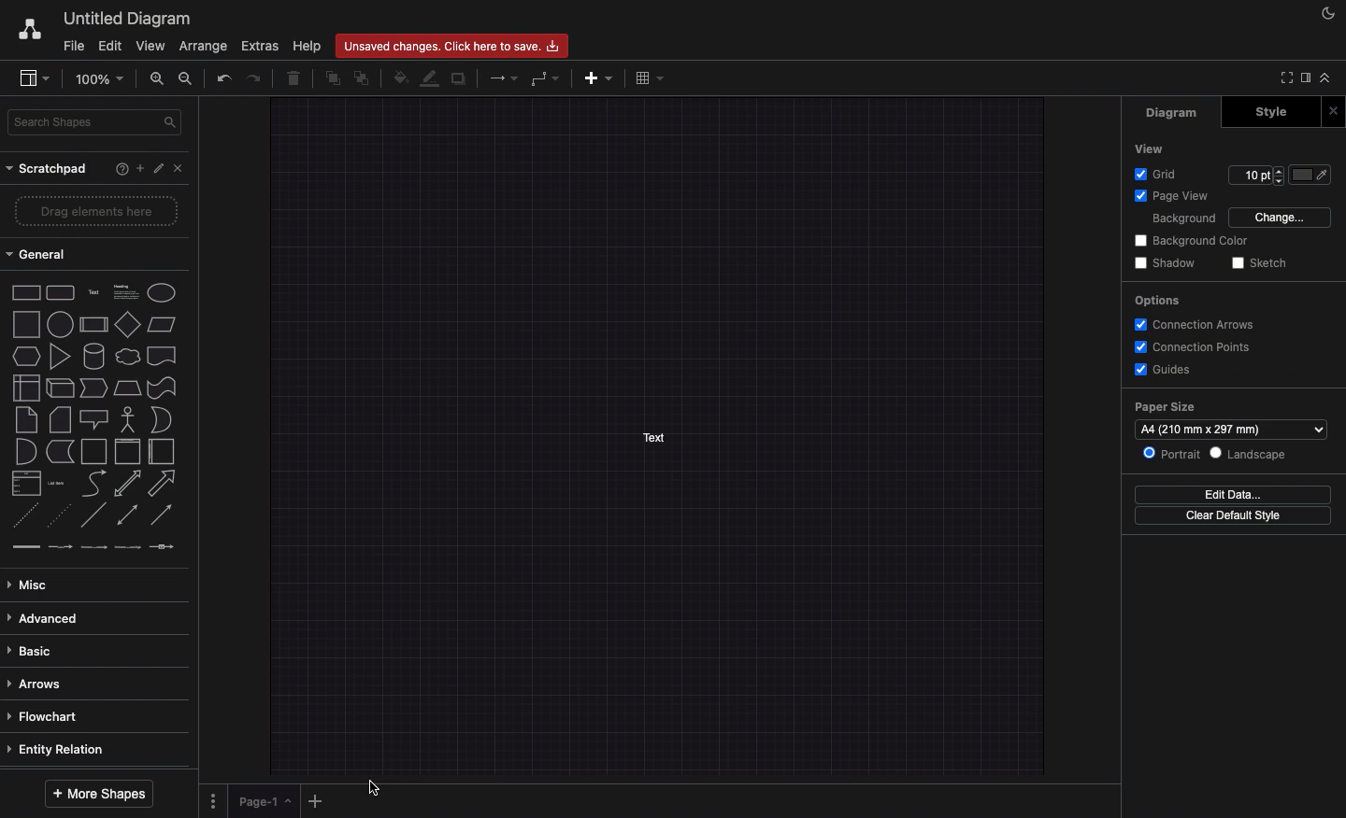 This screenshot has width=1346, height=818. I want to click on Close, so click(1333, 110).